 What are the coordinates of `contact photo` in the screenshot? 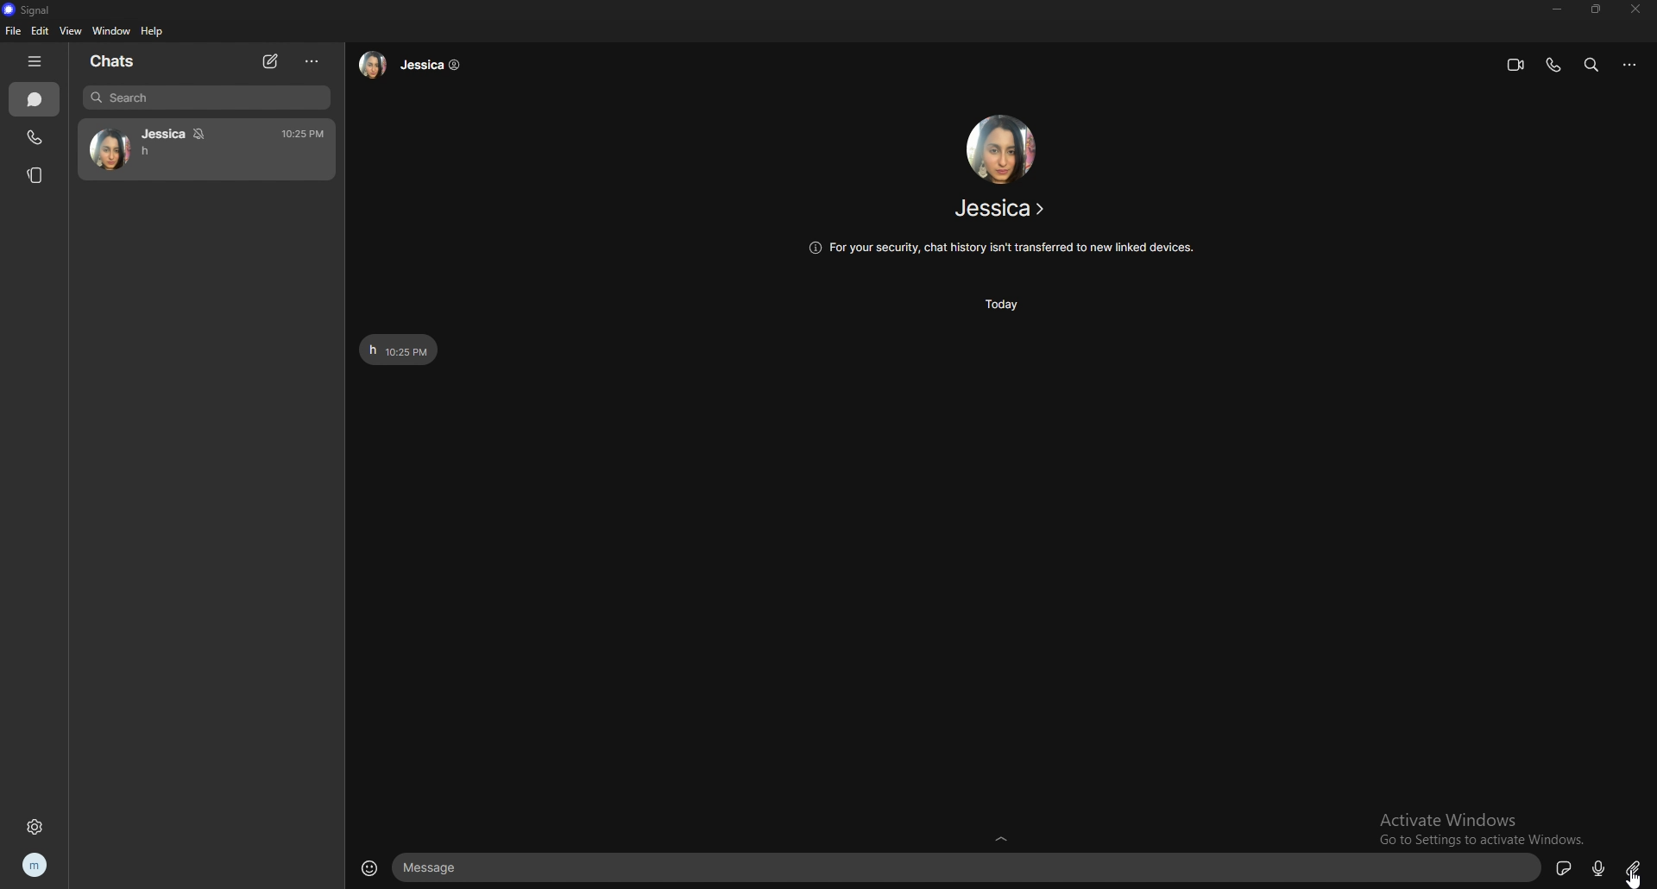 It's located at (999, 148).